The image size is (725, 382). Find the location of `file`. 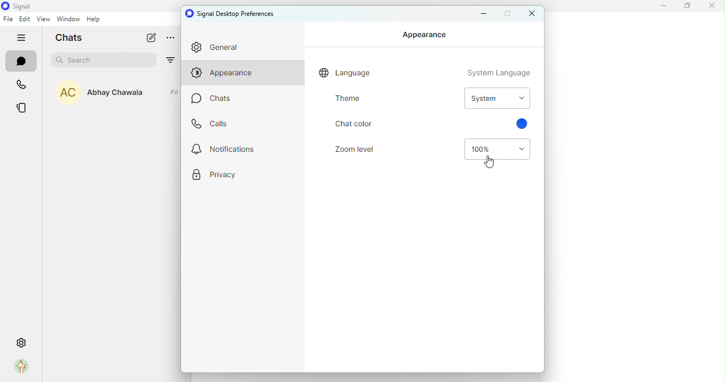

file is located at coordinates (10, 20).